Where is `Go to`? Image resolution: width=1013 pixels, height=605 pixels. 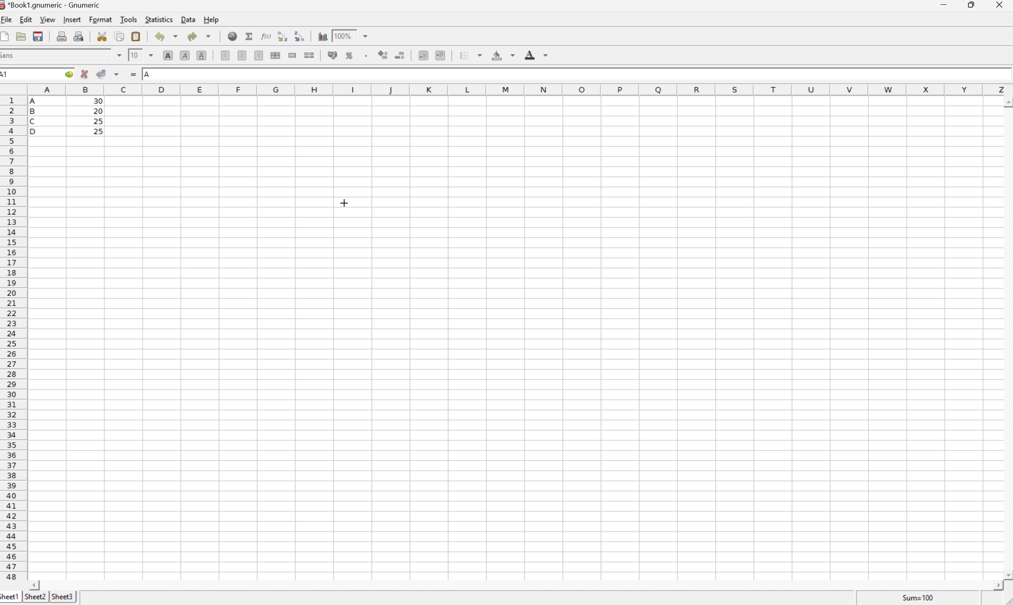 Go to is located at coordinates (69, 73).